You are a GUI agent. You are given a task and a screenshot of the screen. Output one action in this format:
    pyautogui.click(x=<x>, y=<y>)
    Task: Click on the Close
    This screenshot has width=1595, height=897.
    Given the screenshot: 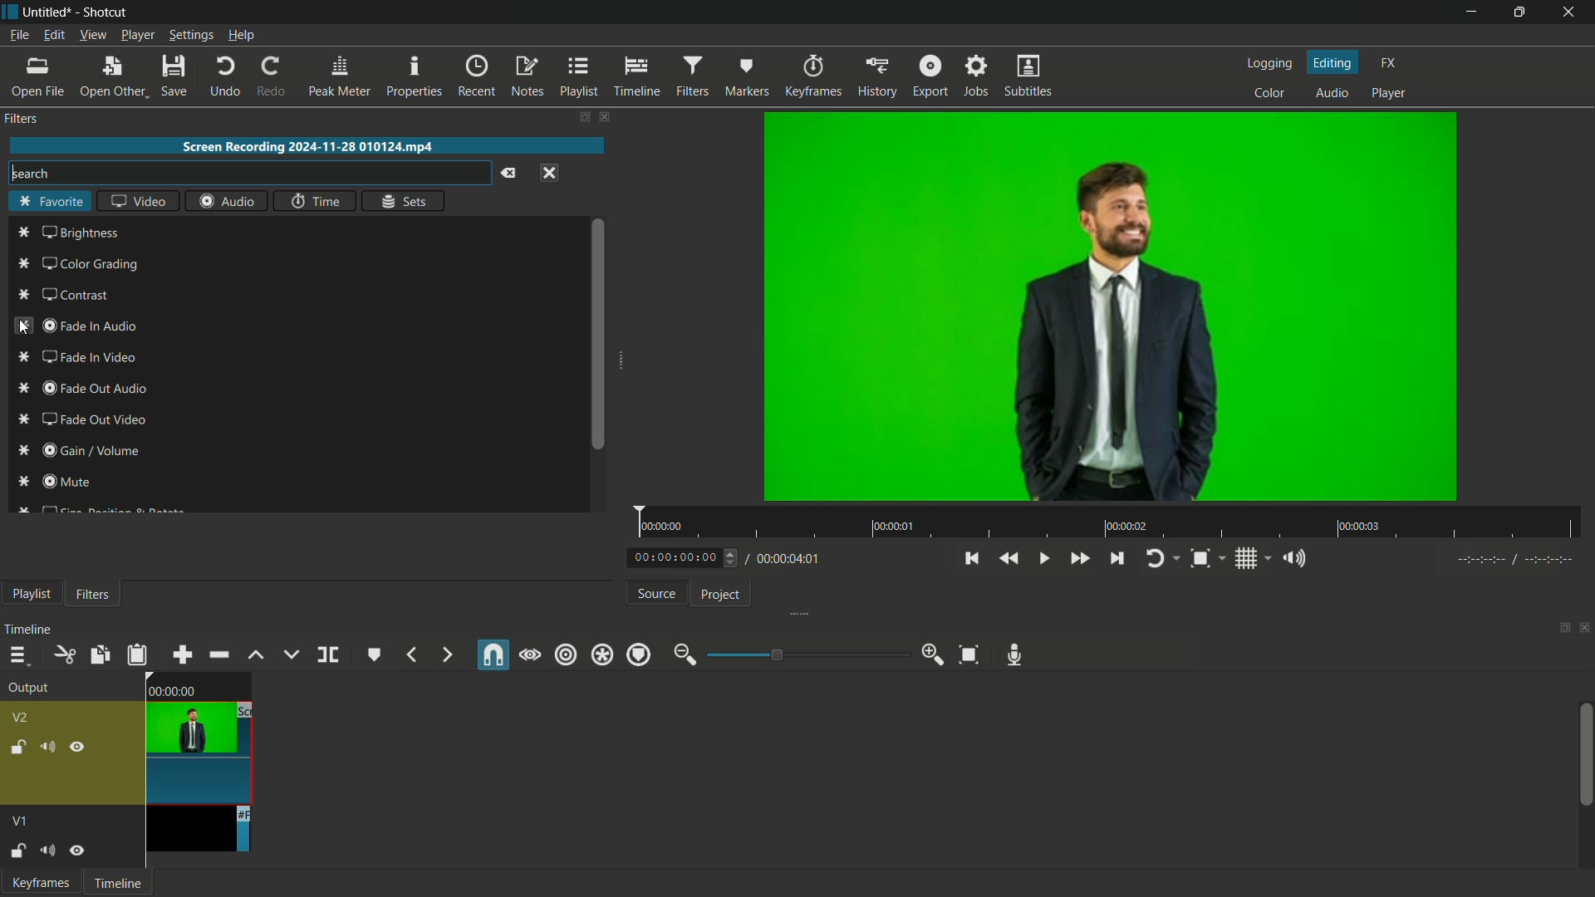 What is the action you would take?
    pyautogui.click(x=1568, y=9)
    